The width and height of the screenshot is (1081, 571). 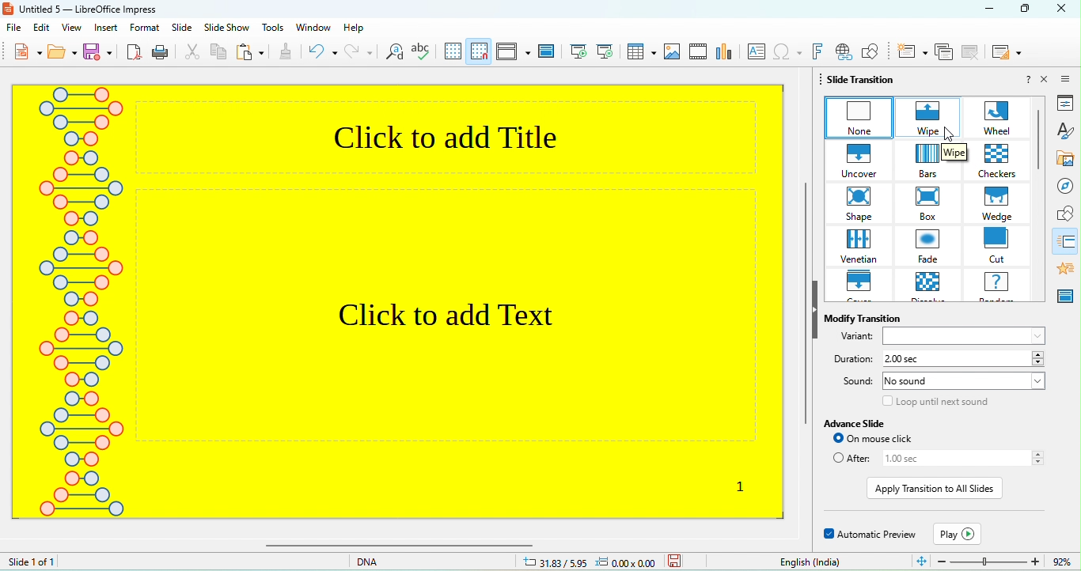 I want to click on help, so click(x=365, y=29).